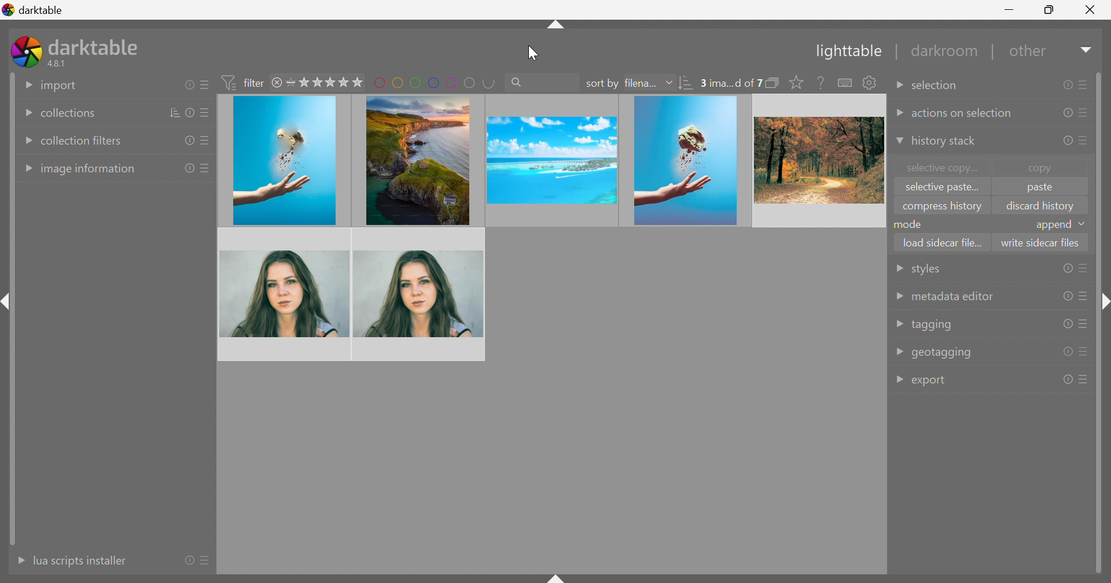 This screenshot has height=583, width=1111. I want to click on range rating, so click(326, 82).